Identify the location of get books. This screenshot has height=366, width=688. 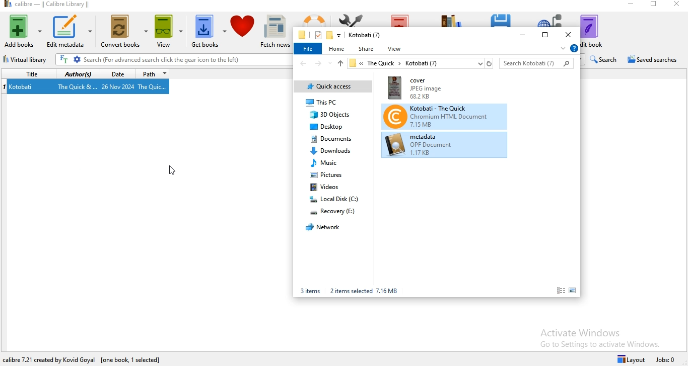
(208, 31).